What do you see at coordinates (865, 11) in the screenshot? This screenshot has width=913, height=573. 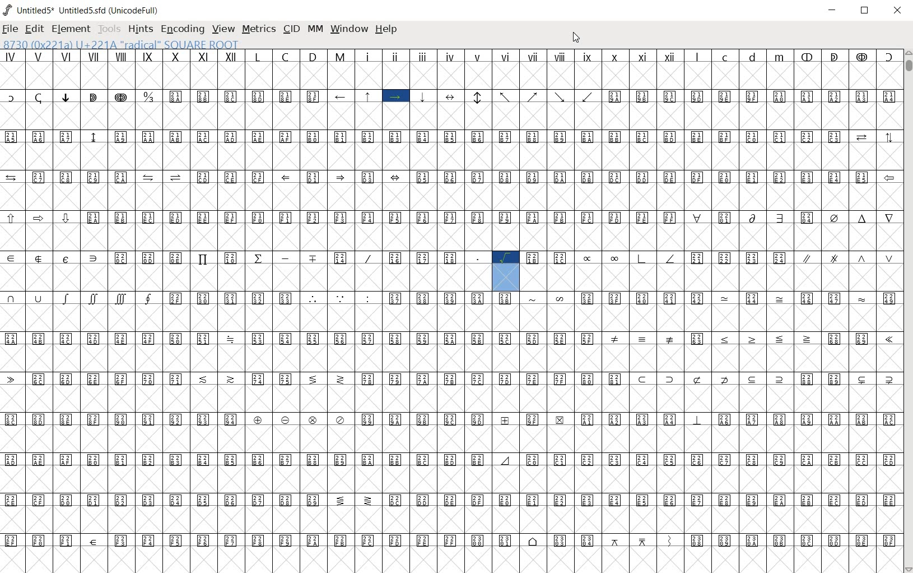 I see `RESTORE DWON` at bounding box center [865, 11].